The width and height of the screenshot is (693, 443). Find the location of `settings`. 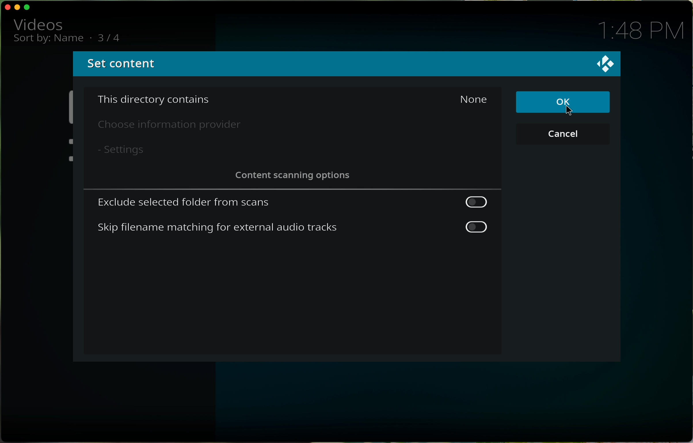

settings is located at coordinates (122, 152).